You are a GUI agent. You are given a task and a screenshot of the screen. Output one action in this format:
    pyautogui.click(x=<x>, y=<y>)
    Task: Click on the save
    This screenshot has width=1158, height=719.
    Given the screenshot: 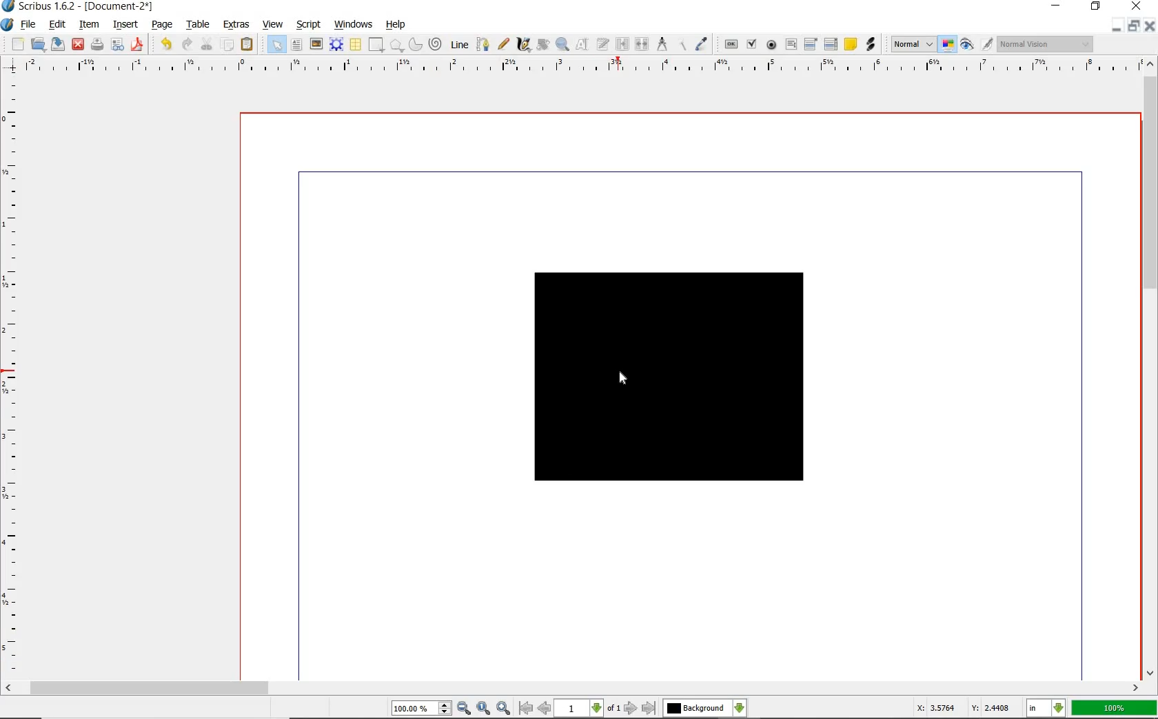 What is the action you would take?
    pyautogui.click(x=57, y=45)
    